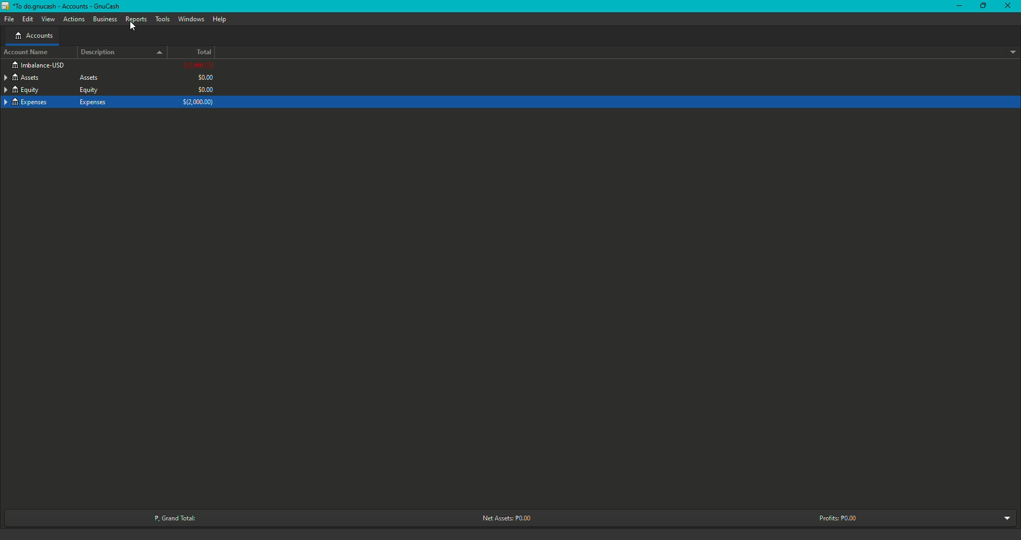 This screenshot has height=540, width=1021. Describe the element at coordinates (198, 103) in the screenshot. I see `$2000` at that location.